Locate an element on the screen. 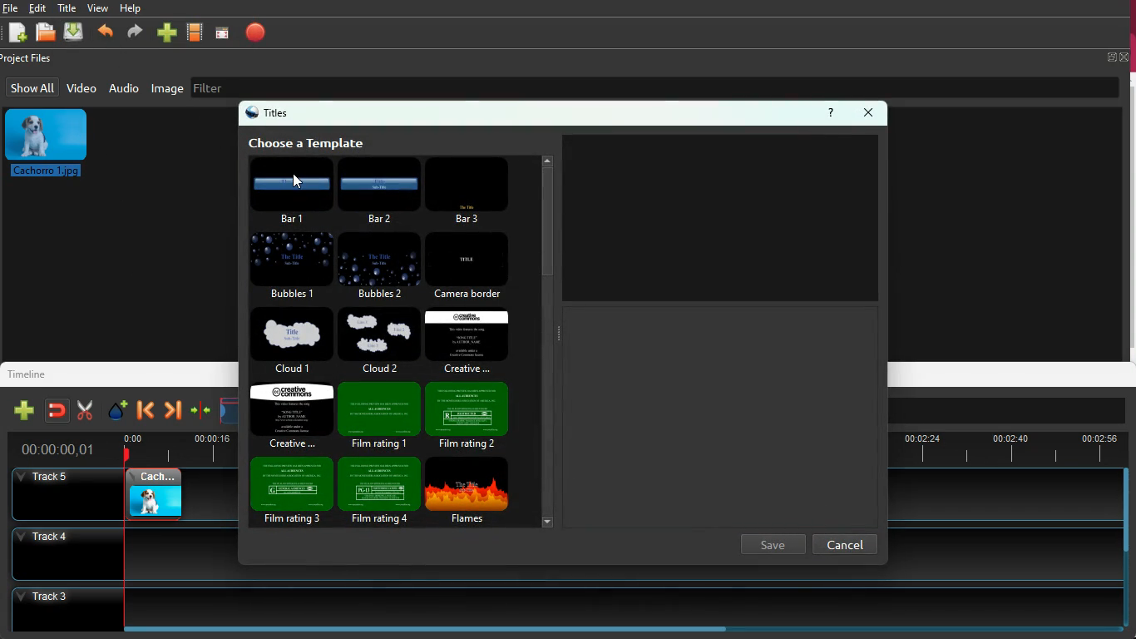 Image resolution: width=1136 pixels, height=639 pixels. save is located at coordinates (773, 542).